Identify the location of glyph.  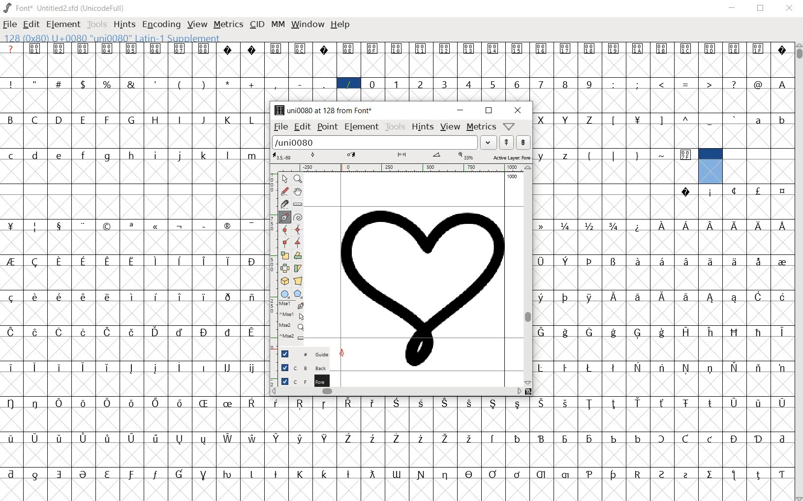
(758, 296).